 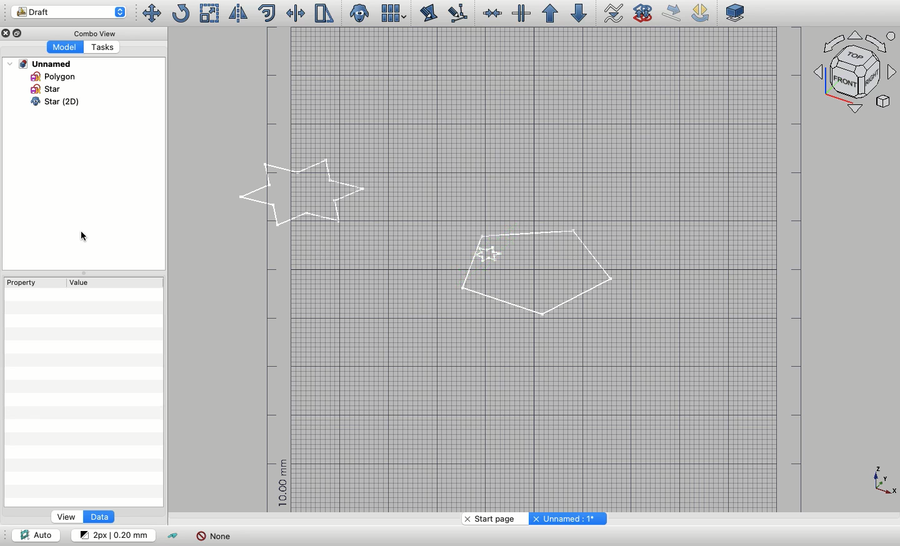 What do you see at coordinates (82, 273) in the screenshot?
I see `Collapse` at bounding box center [82, 273].